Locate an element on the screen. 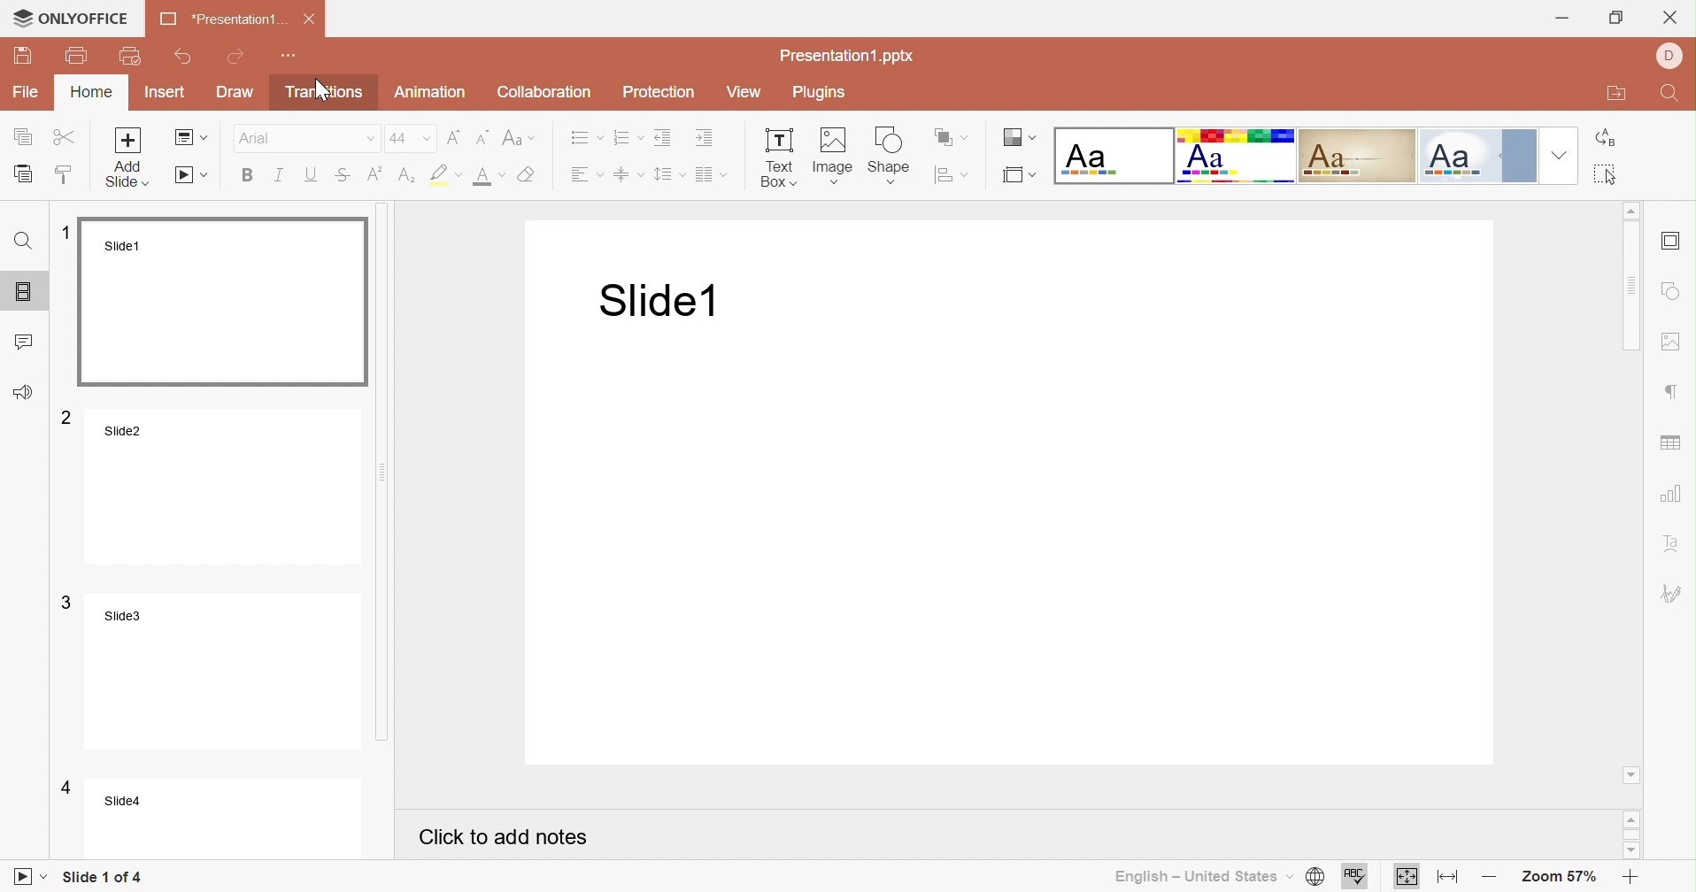  Slide 1 of 4 is located at coordinates (104, 876).